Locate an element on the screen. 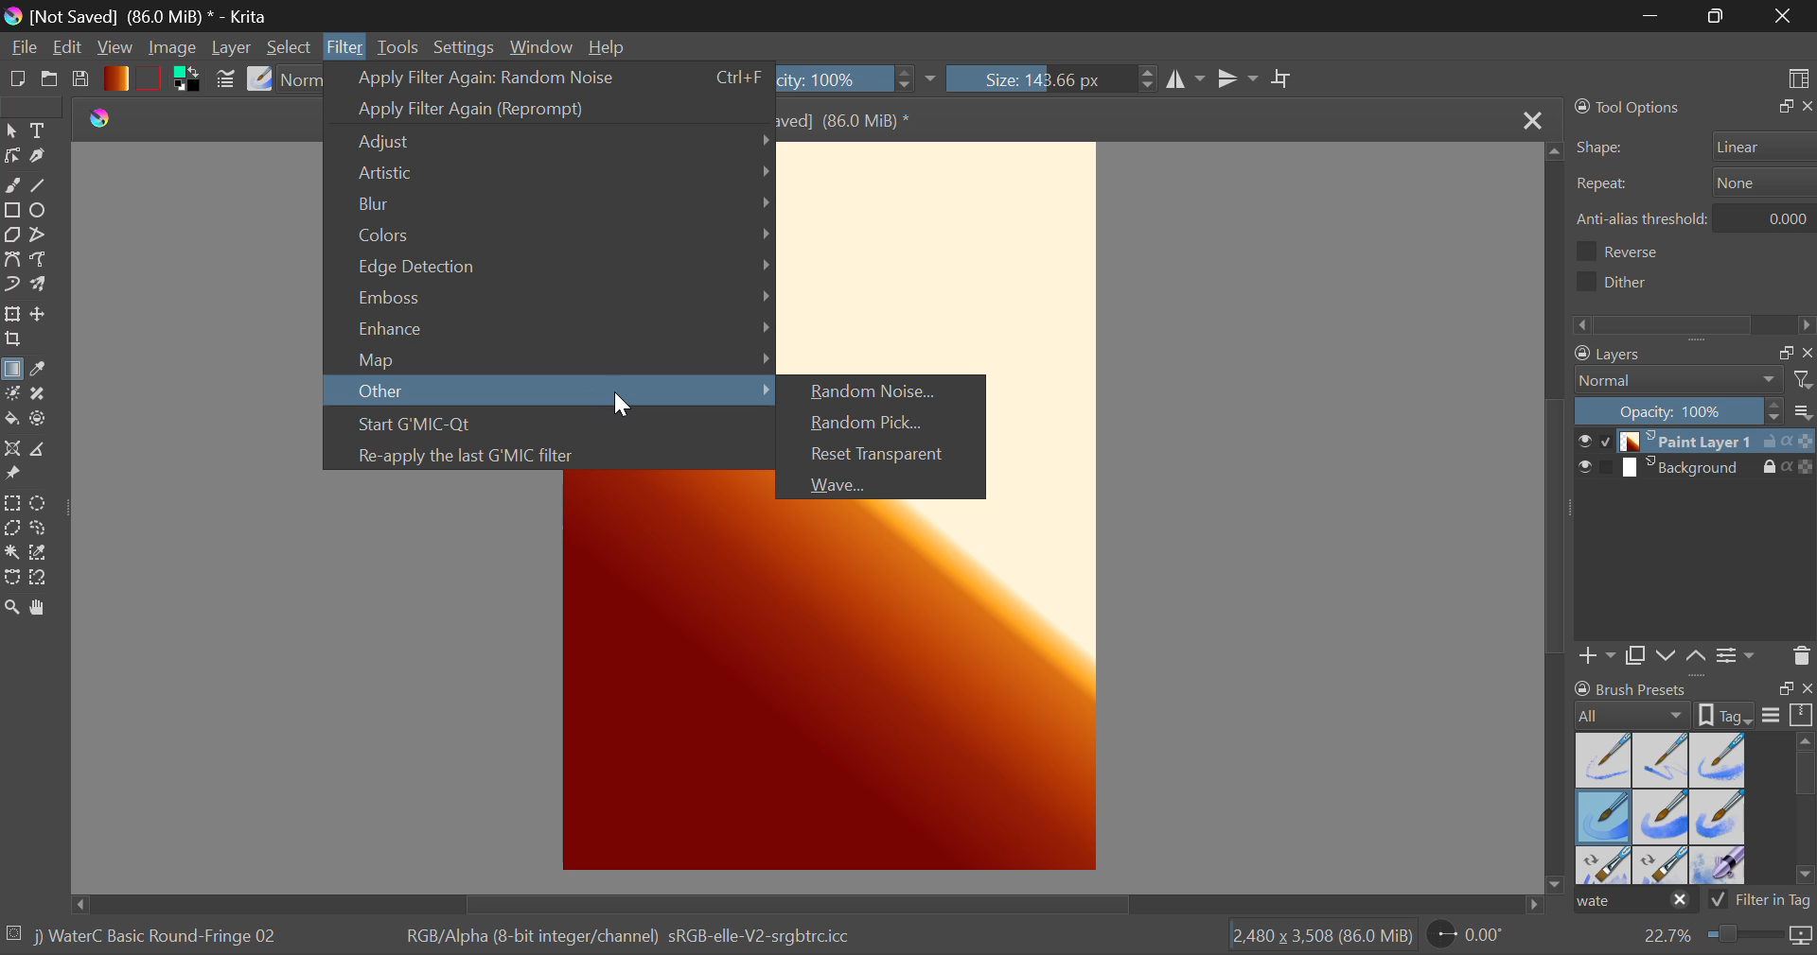 The image size is (1817, 955). color scale is located at coordinates (1806, 470).